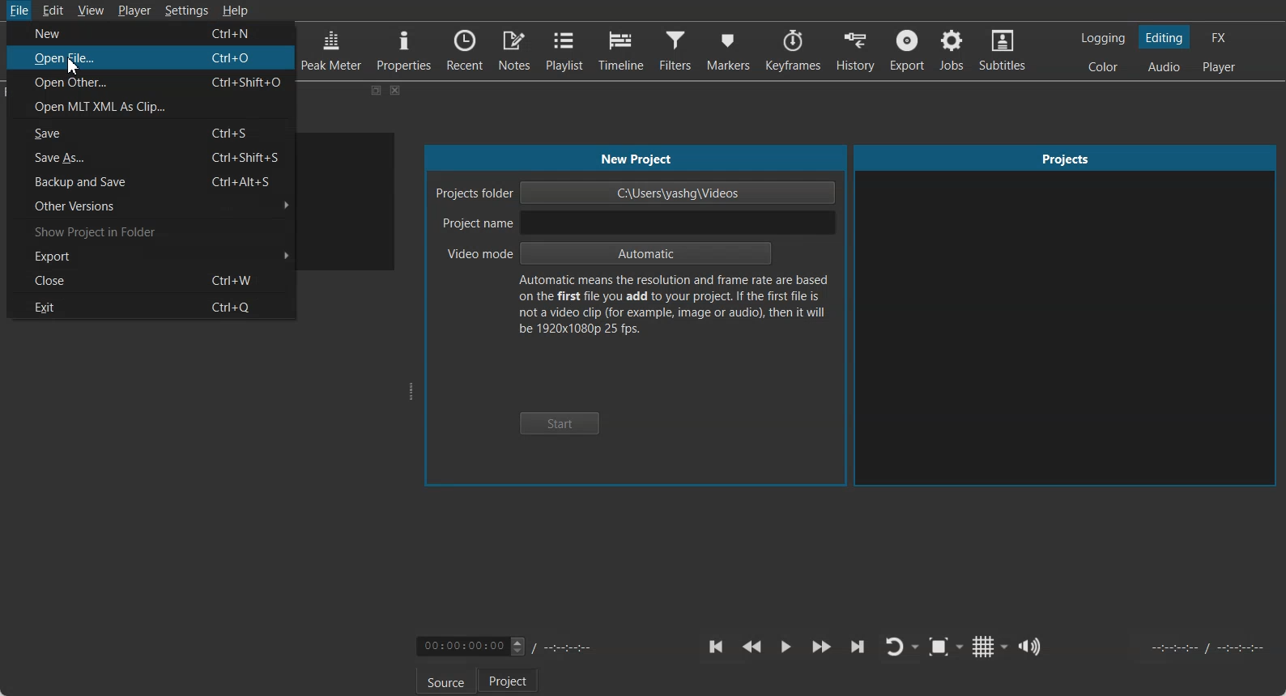 The image size is (1286, 696). What do you see at coordinates (19, 11) in the screenshot?
I see `File` at bounding box center [19, 11].